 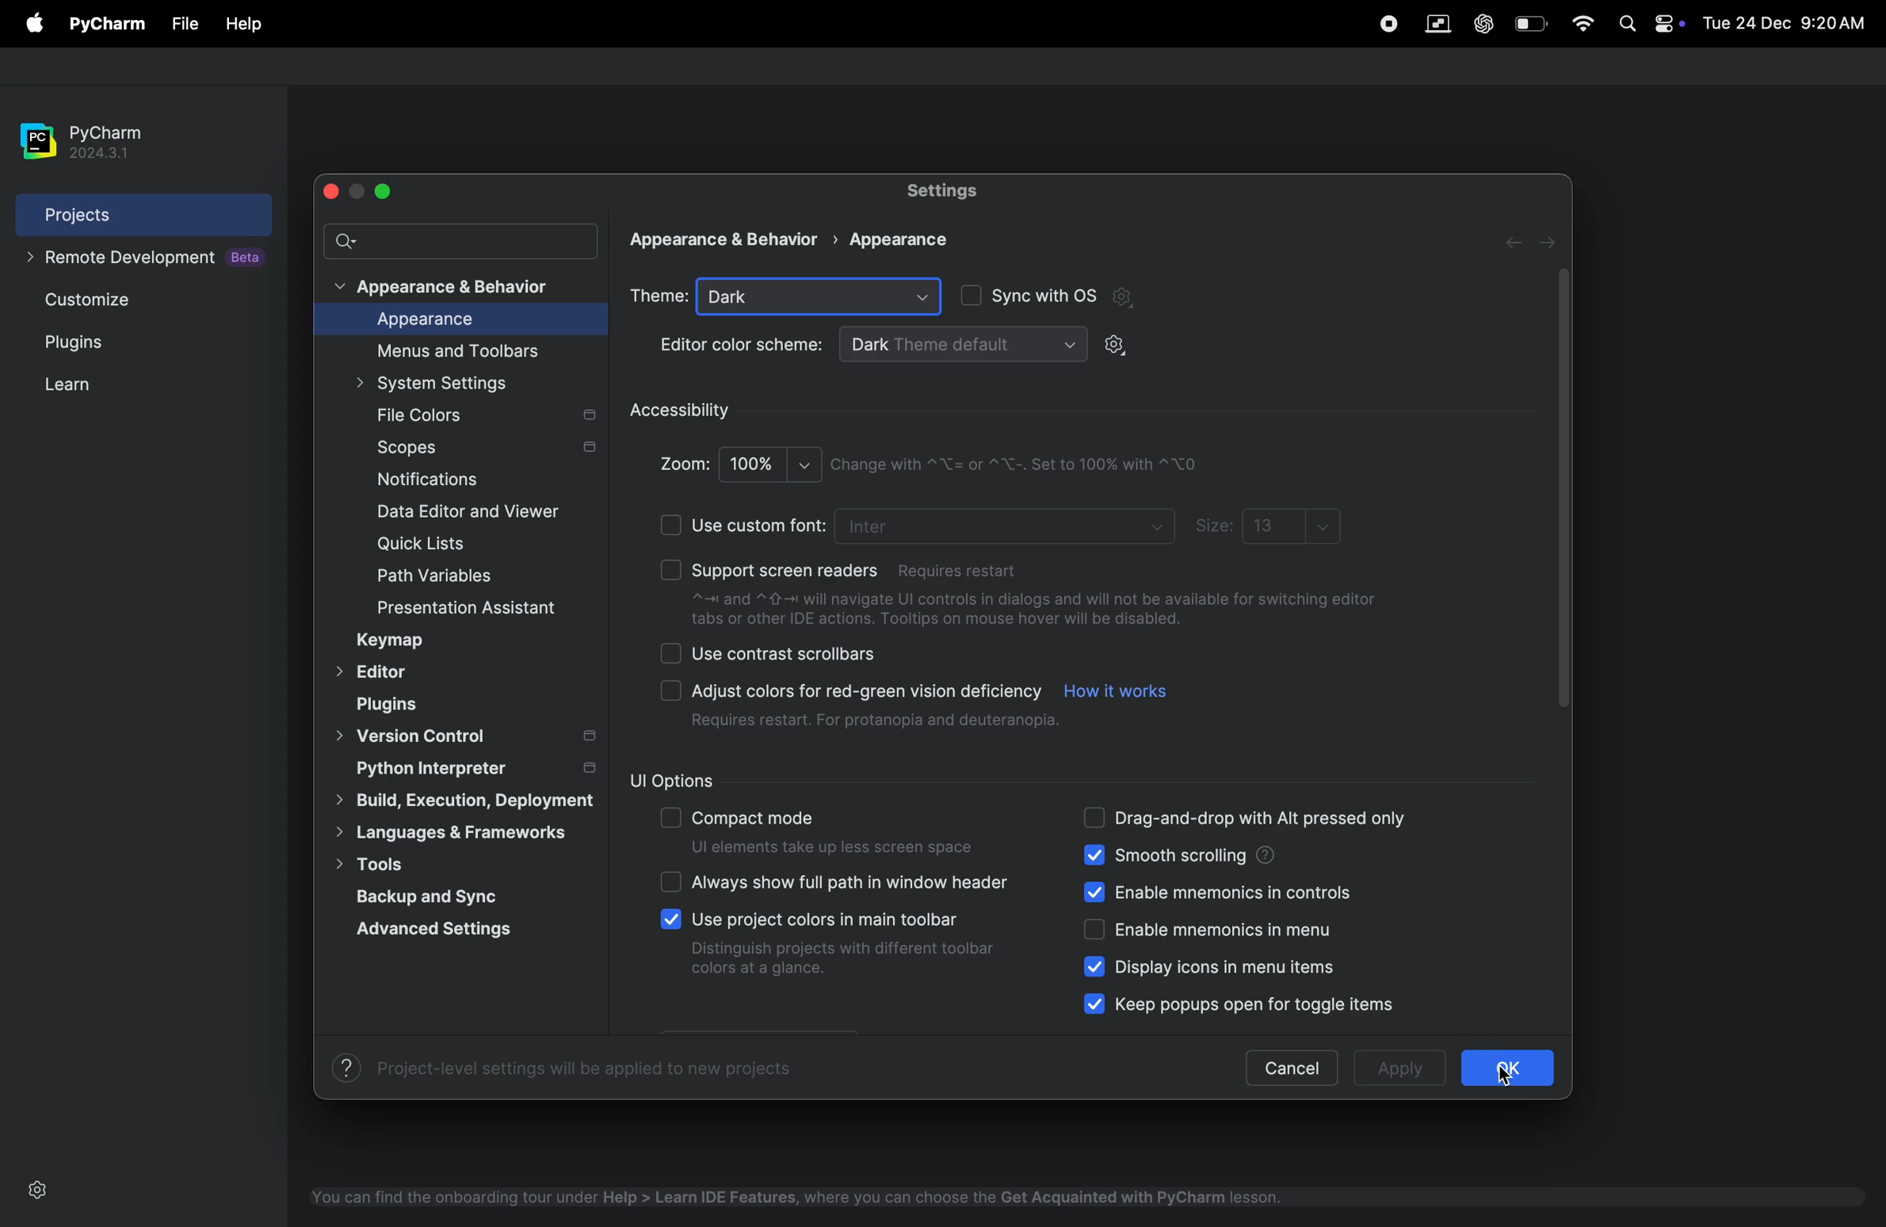 I want to click on ide features, so click(x=792, y=1197).